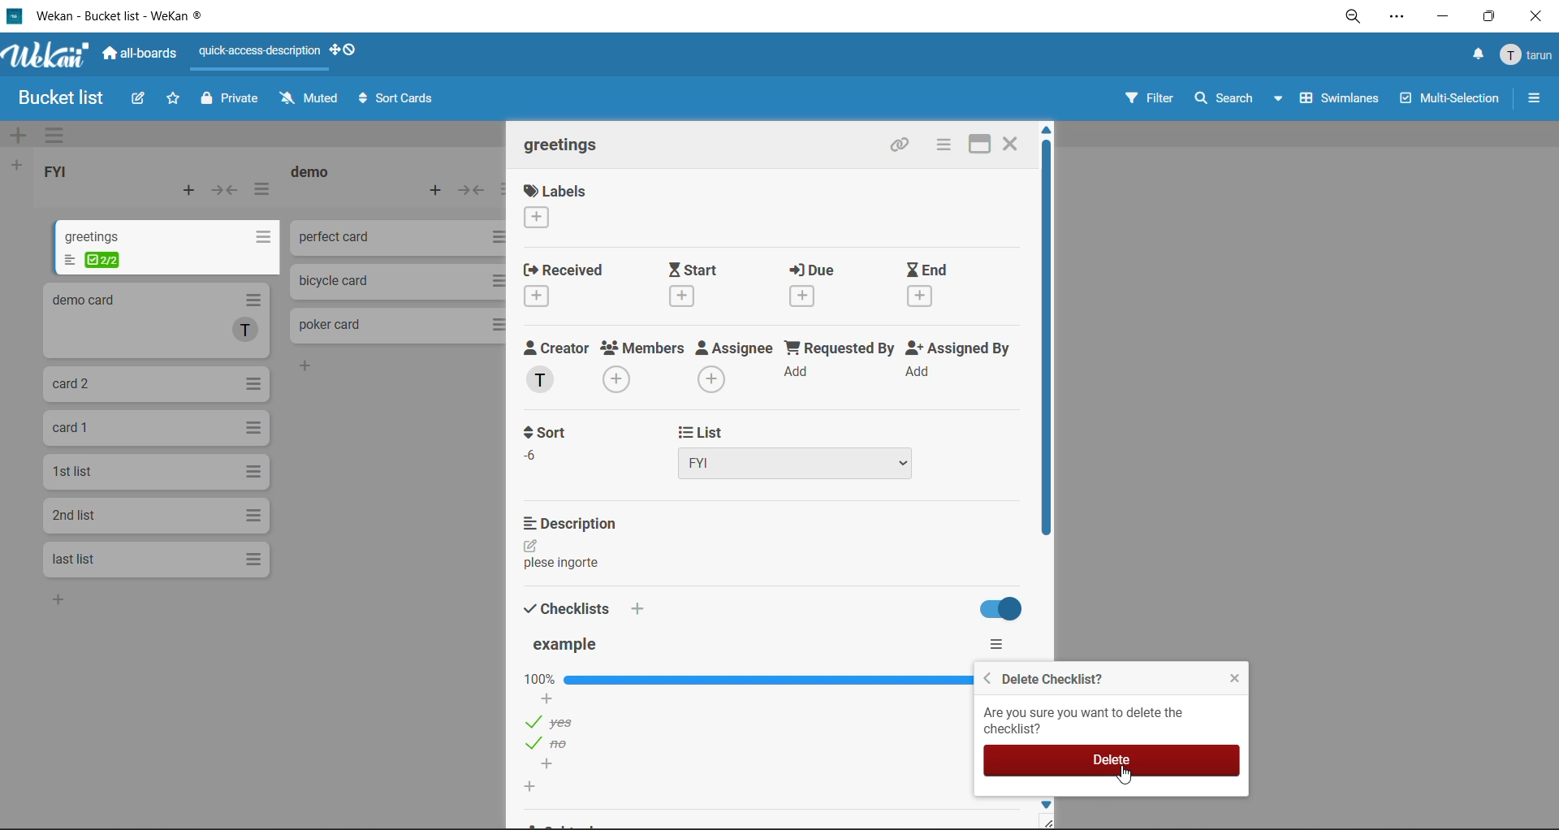 The image size is (1559, 830). Describe the element at coordinates (154, 558) in the screenshot. I see `cards` at that location.